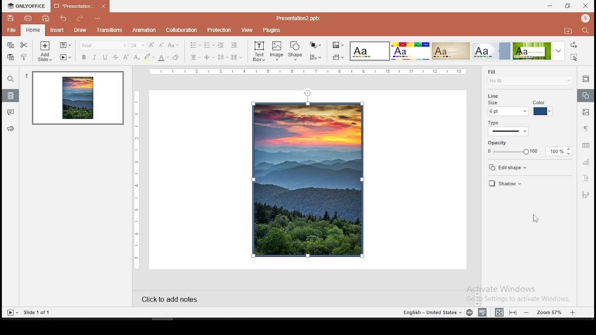 The image size is (596, 335). What do you see at coordinates (65, 45) in the screenshot?
I see `change slide layout` at bounding box center [65, 45].